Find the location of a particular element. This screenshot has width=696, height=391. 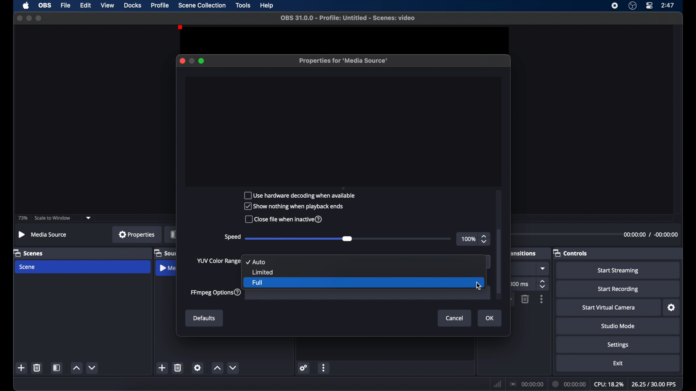

decrement button is located at coordinates (233, 367).